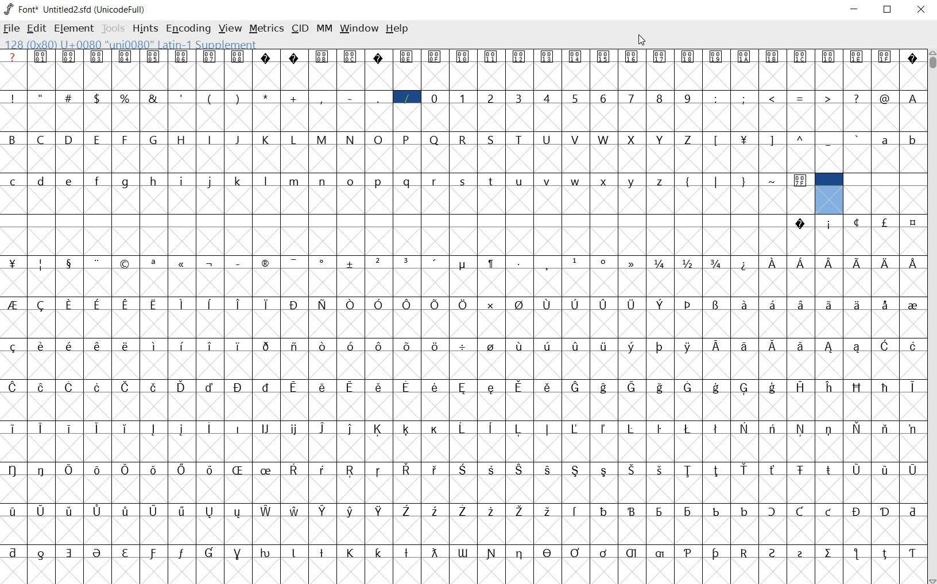  I want to click on Symbol, so click(14, 386).